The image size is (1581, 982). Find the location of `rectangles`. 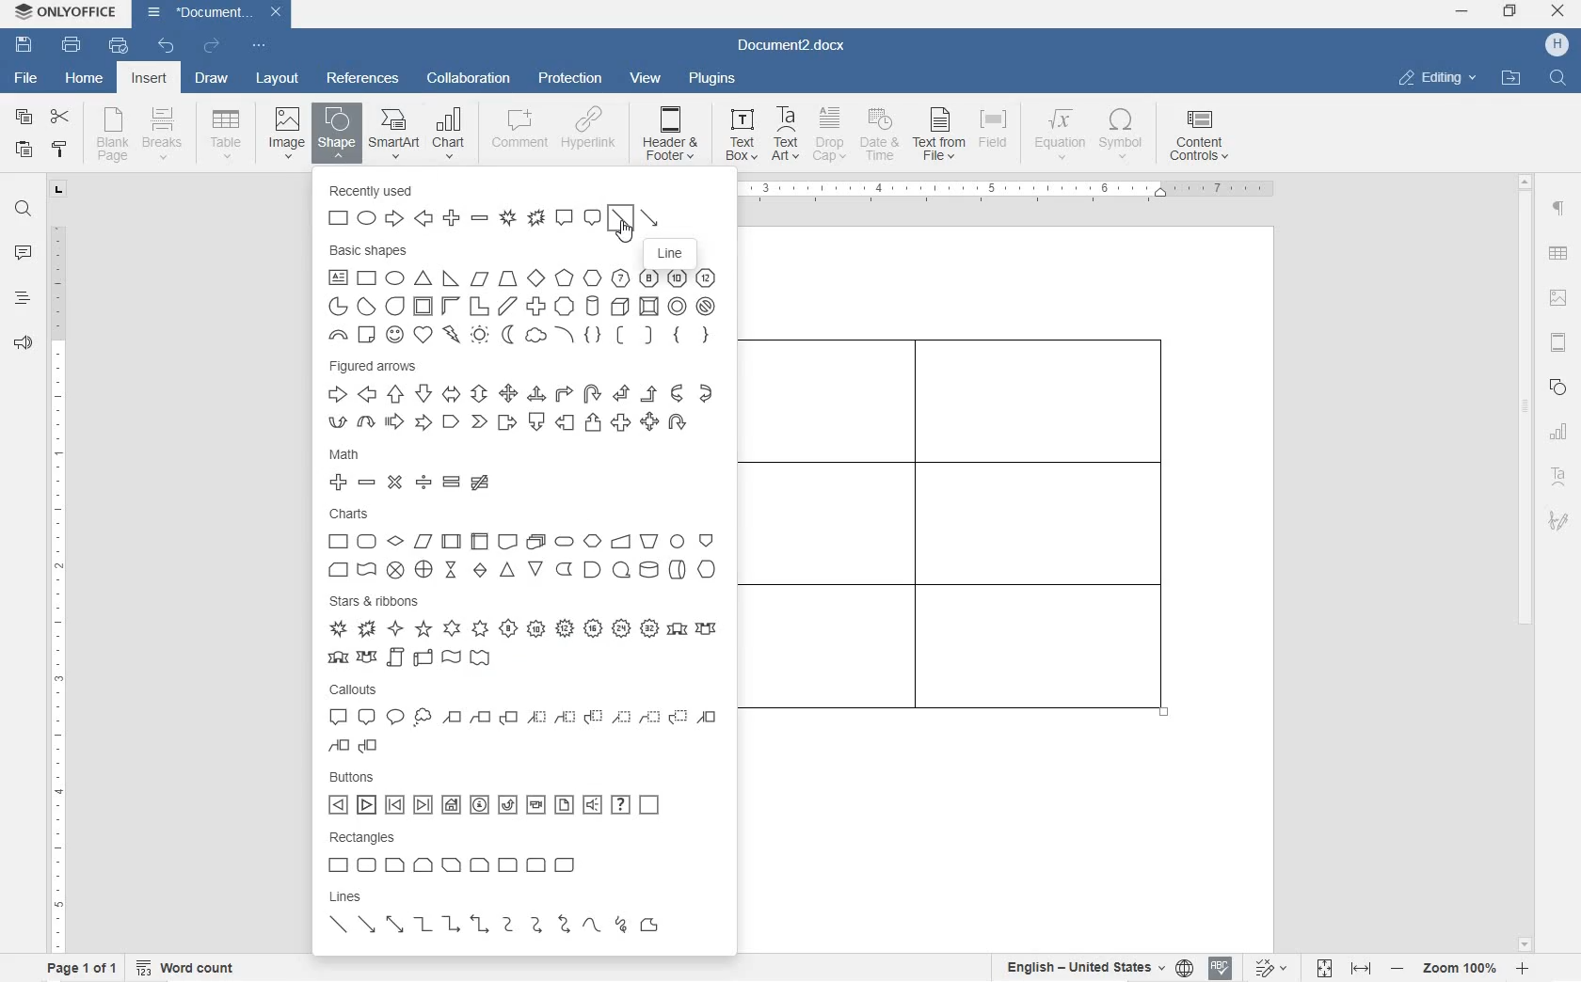

rectangles is located at coordinates (522, 855).